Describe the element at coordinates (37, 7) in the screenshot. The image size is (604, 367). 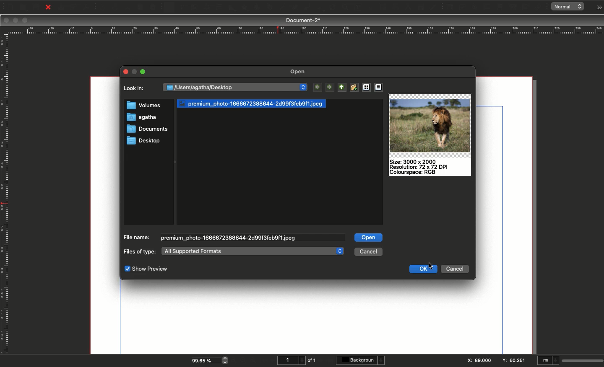
I see `Save` at that location.